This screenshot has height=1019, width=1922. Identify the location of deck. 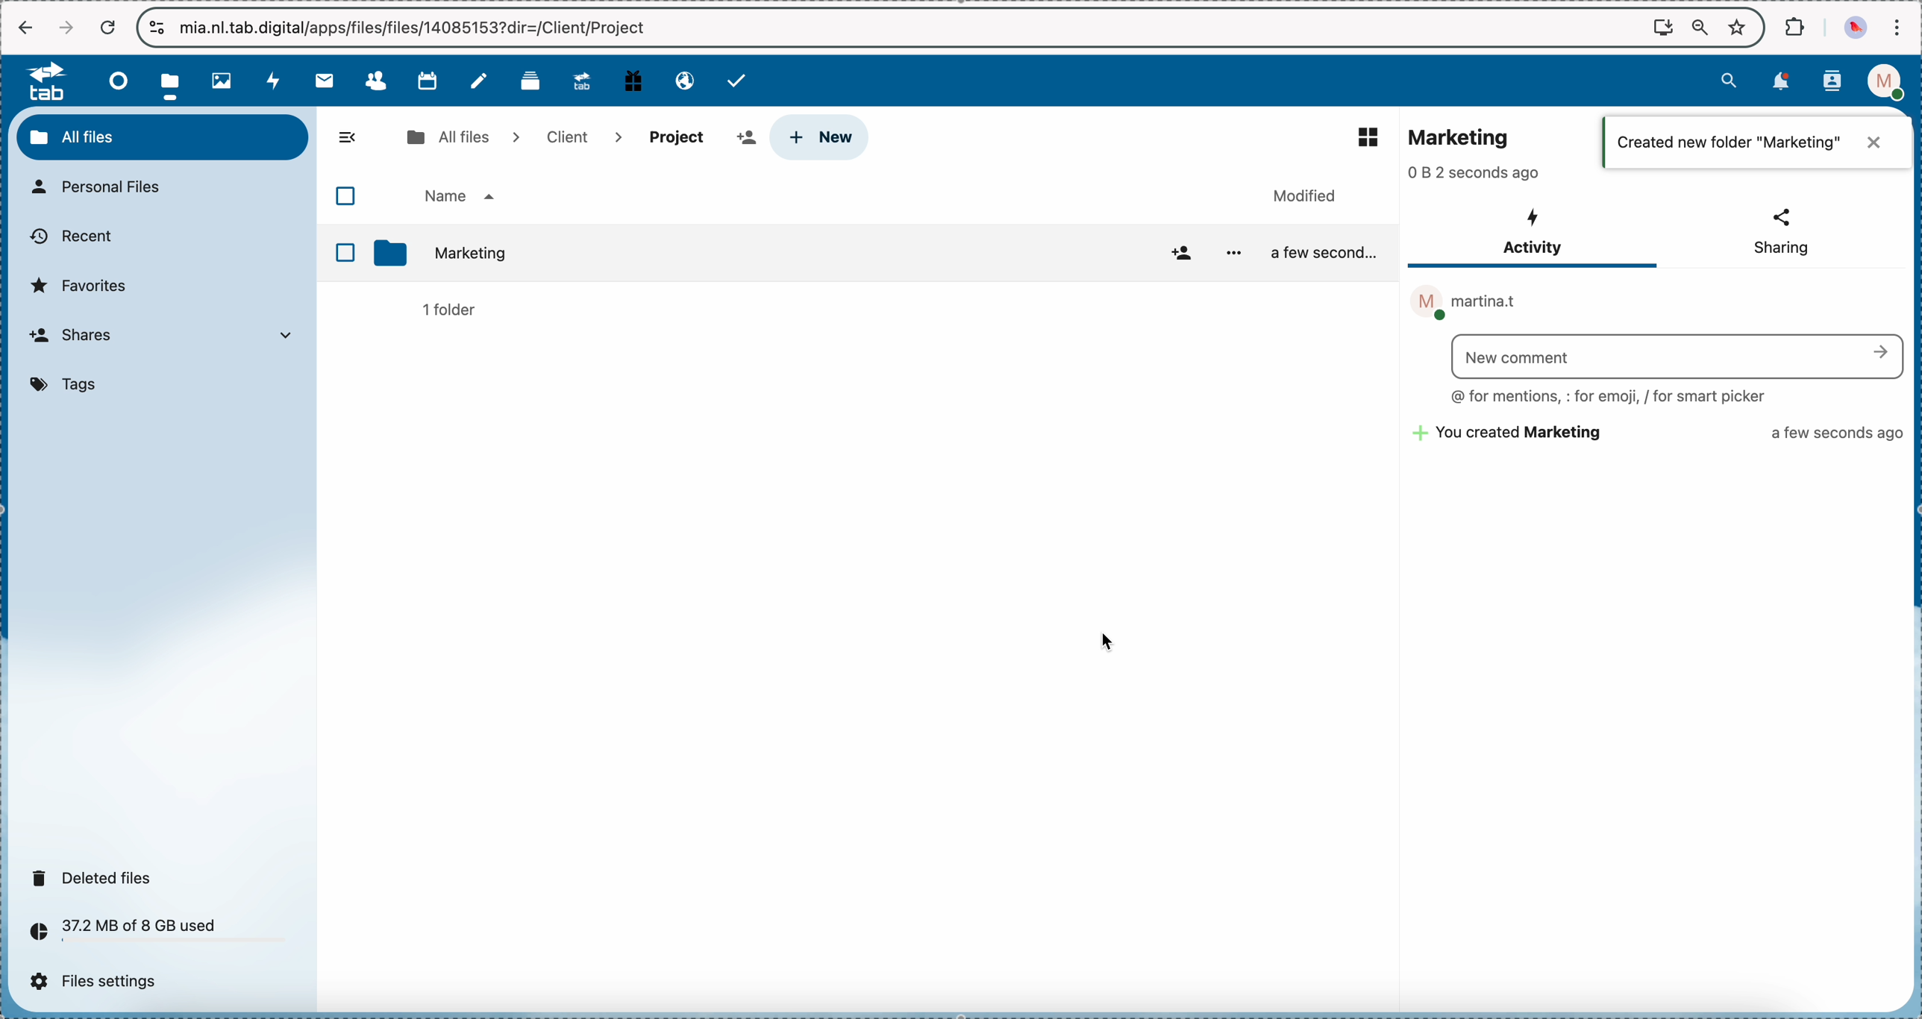
(533, 79).